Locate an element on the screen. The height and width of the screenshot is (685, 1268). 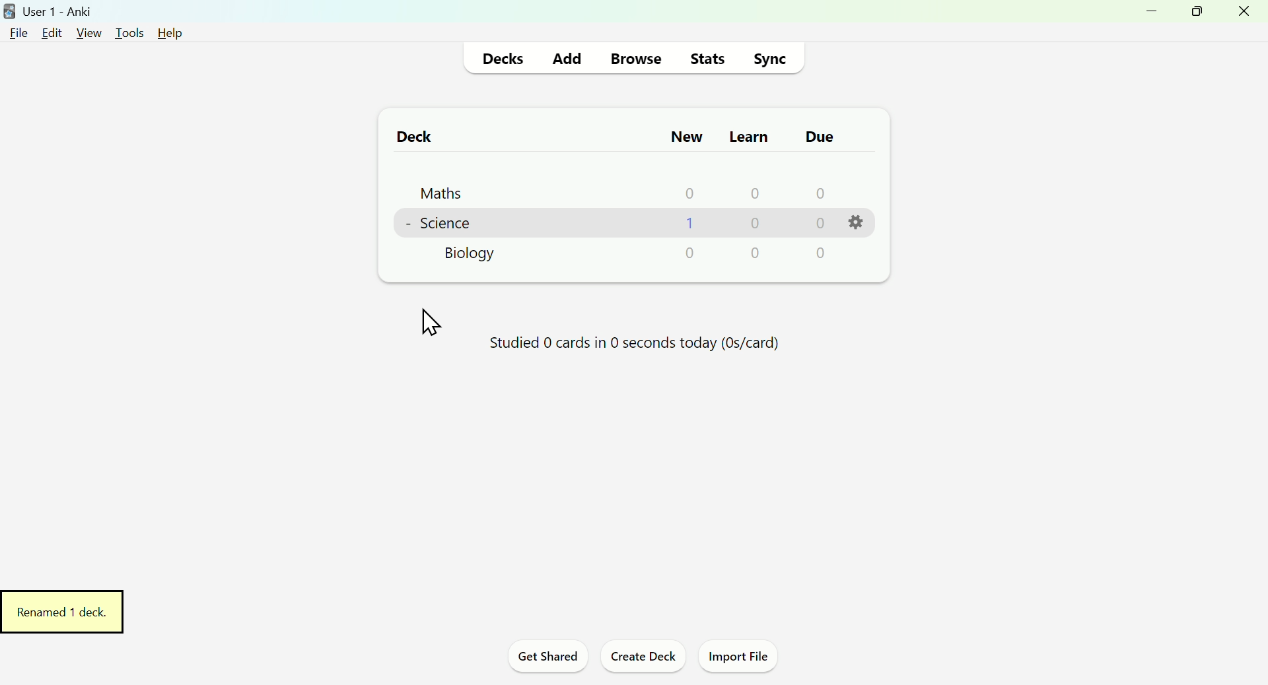
Tools is located at coordinates (125, 30).